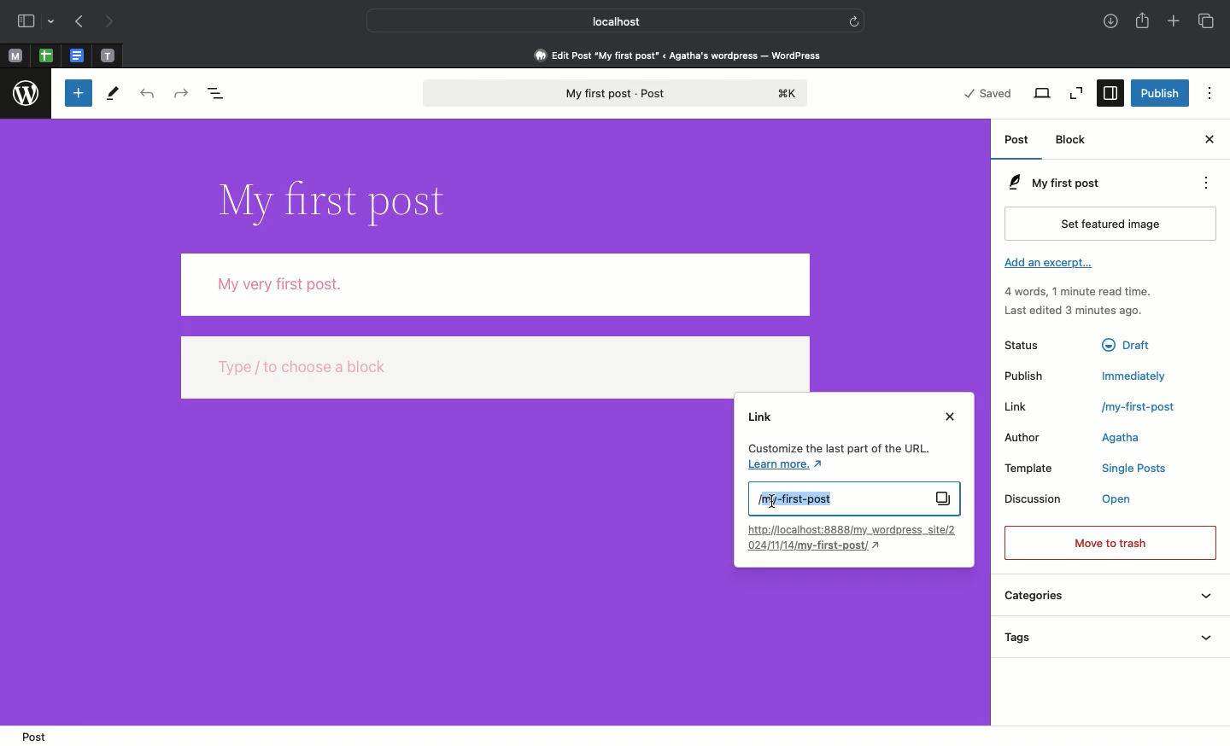 The image size is (1230, 746). What do you see at coordinates (678, 55) in the screenshot?
I see `Edit post 'my first post' < agatha's wordpress - wordpress` at bounding box center [678, 55].